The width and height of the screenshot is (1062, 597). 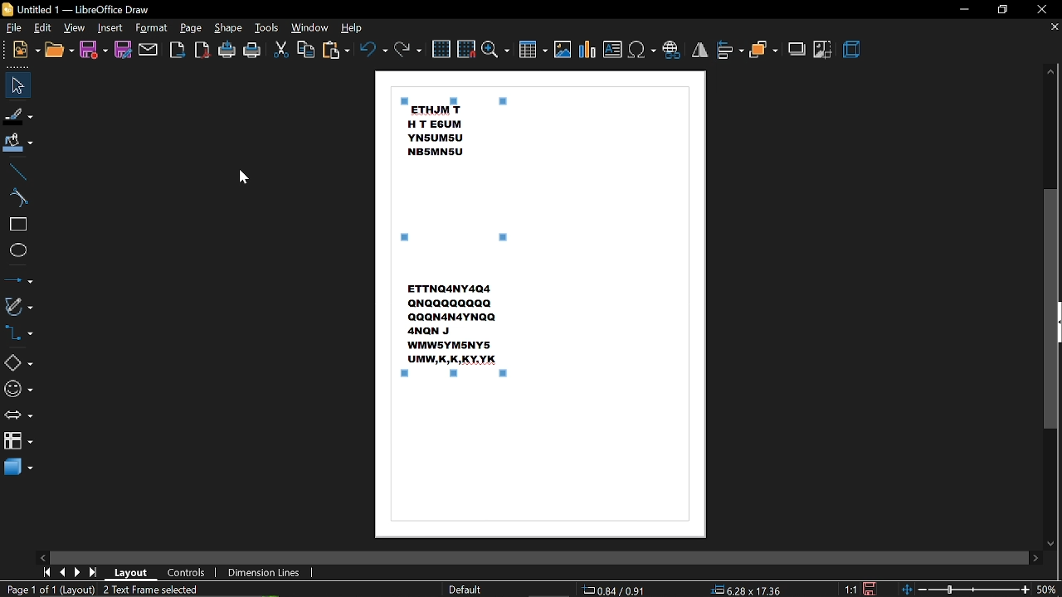 What do you see at coordinates (18, 416) in the screenshot?
I see `arrows` at bounding box center [18, 416].